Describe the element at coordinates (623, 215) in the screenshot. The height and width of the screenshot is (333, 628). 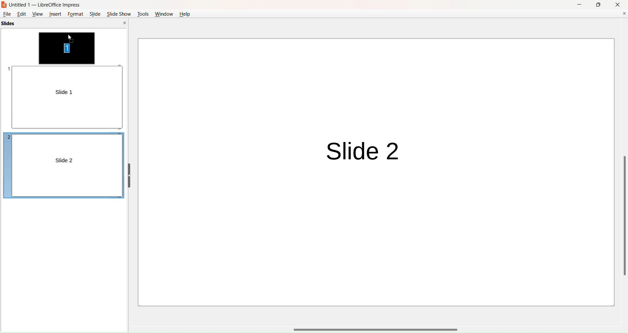
I see `vertical scroll bar` at that location.